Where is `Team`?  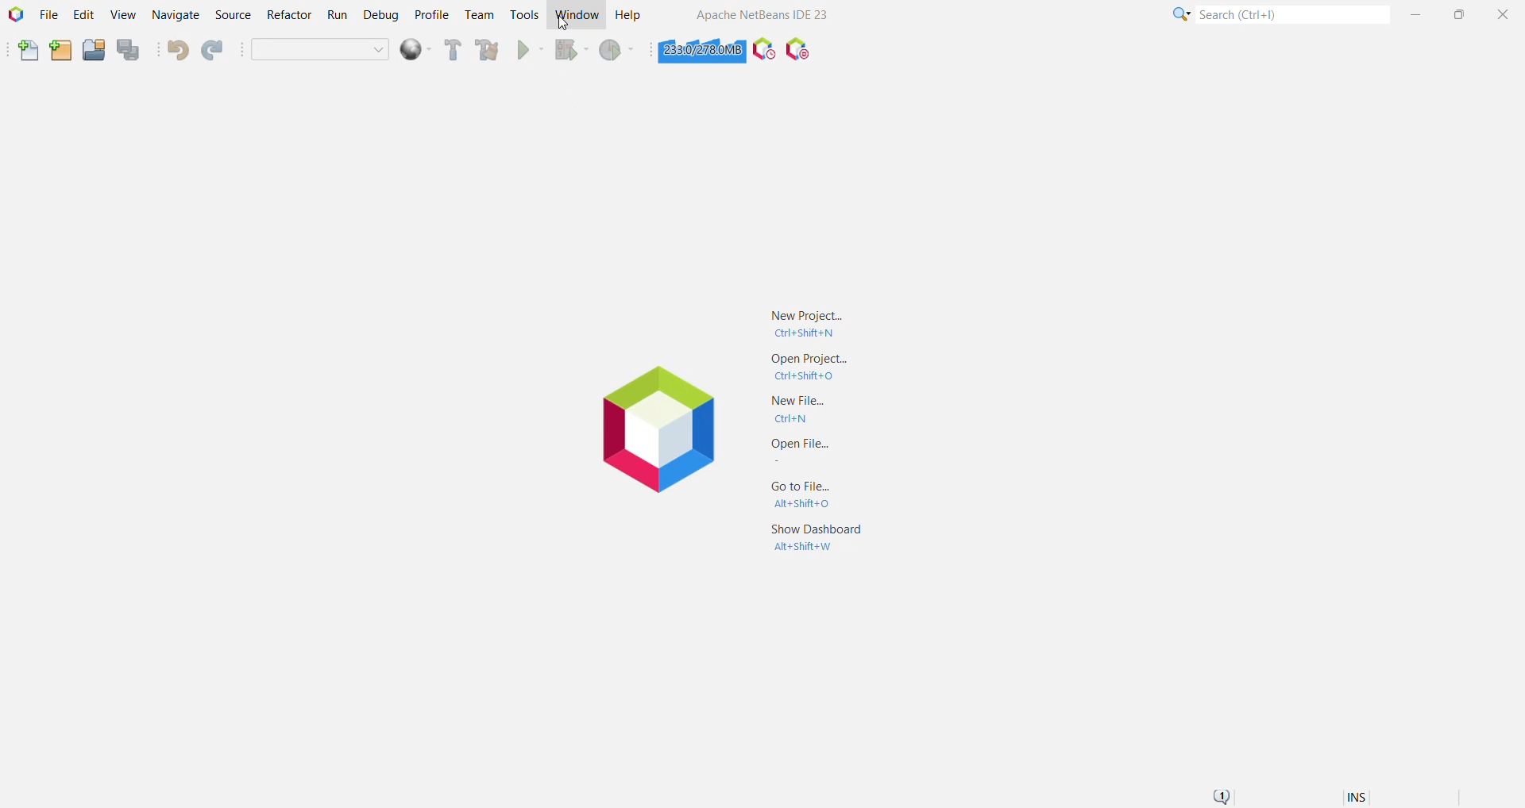 Team is located at coordinates (479, 16).